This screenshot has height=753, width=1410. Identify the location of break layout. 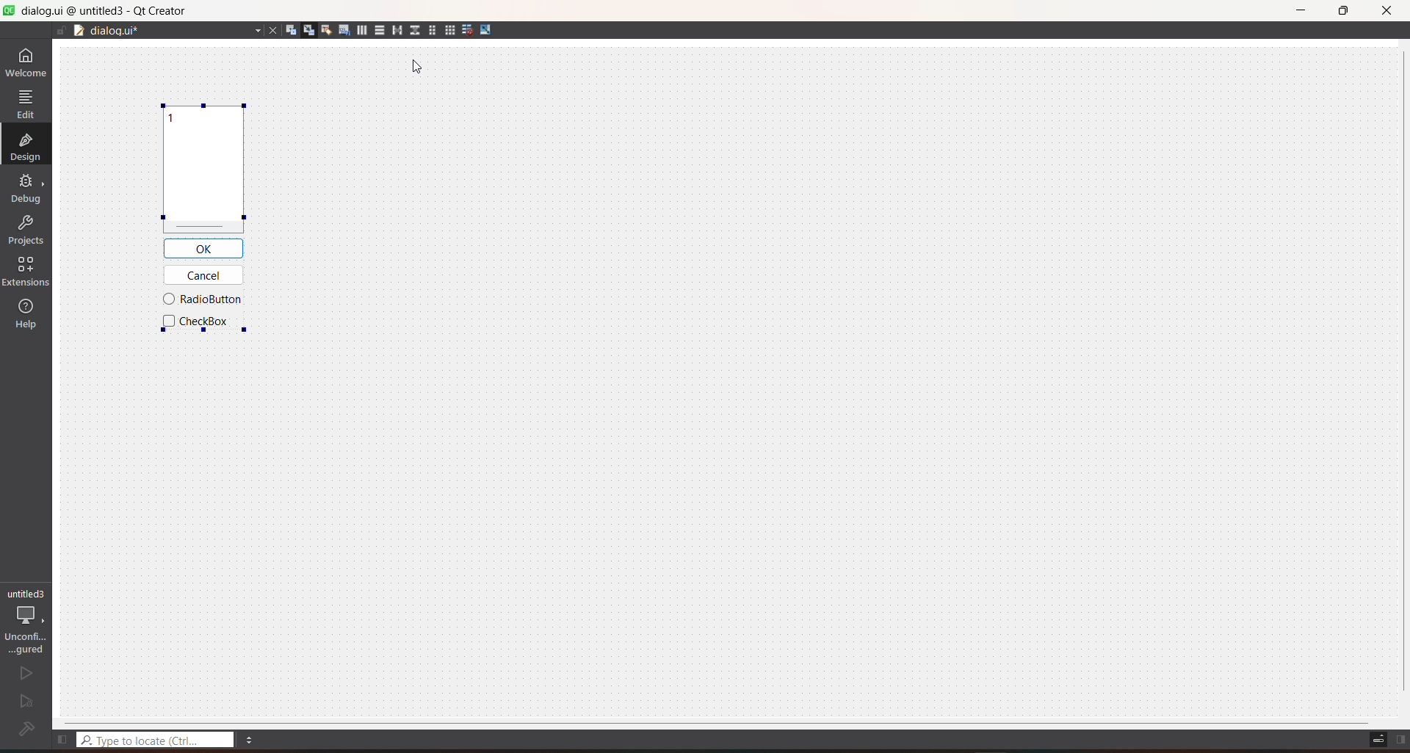
(467, 31).